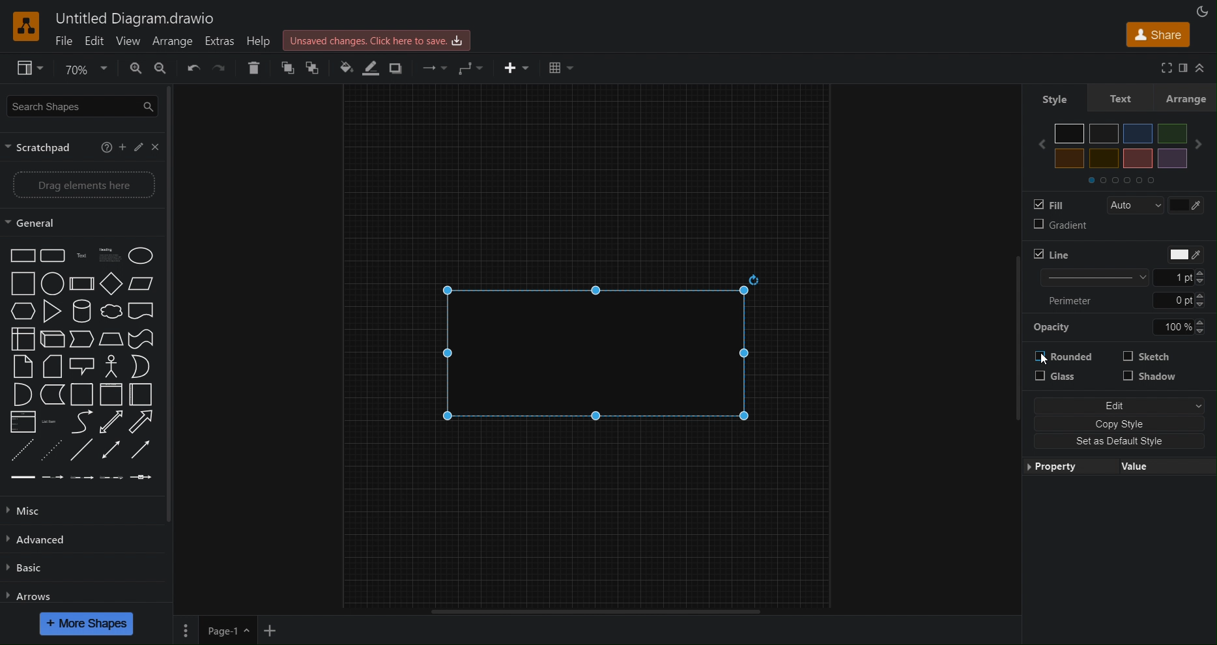 This screenshot has height=645, width=1217. Describe the element at coordinates (1200, 10) in the screenshot. I see `Appearance` at that location.